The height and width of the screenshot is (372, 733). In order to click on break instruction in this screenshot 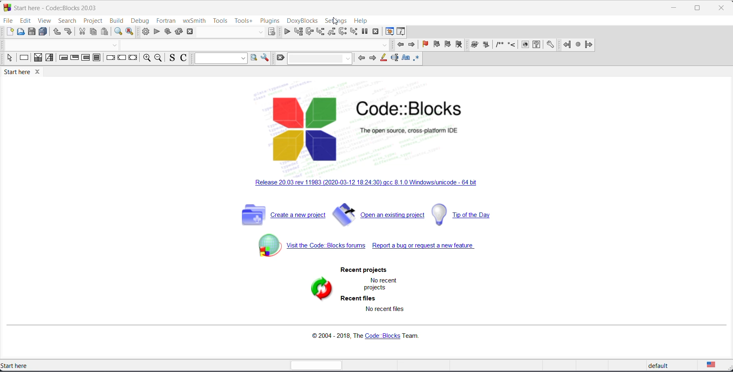, I will do `click(111, 57)`.